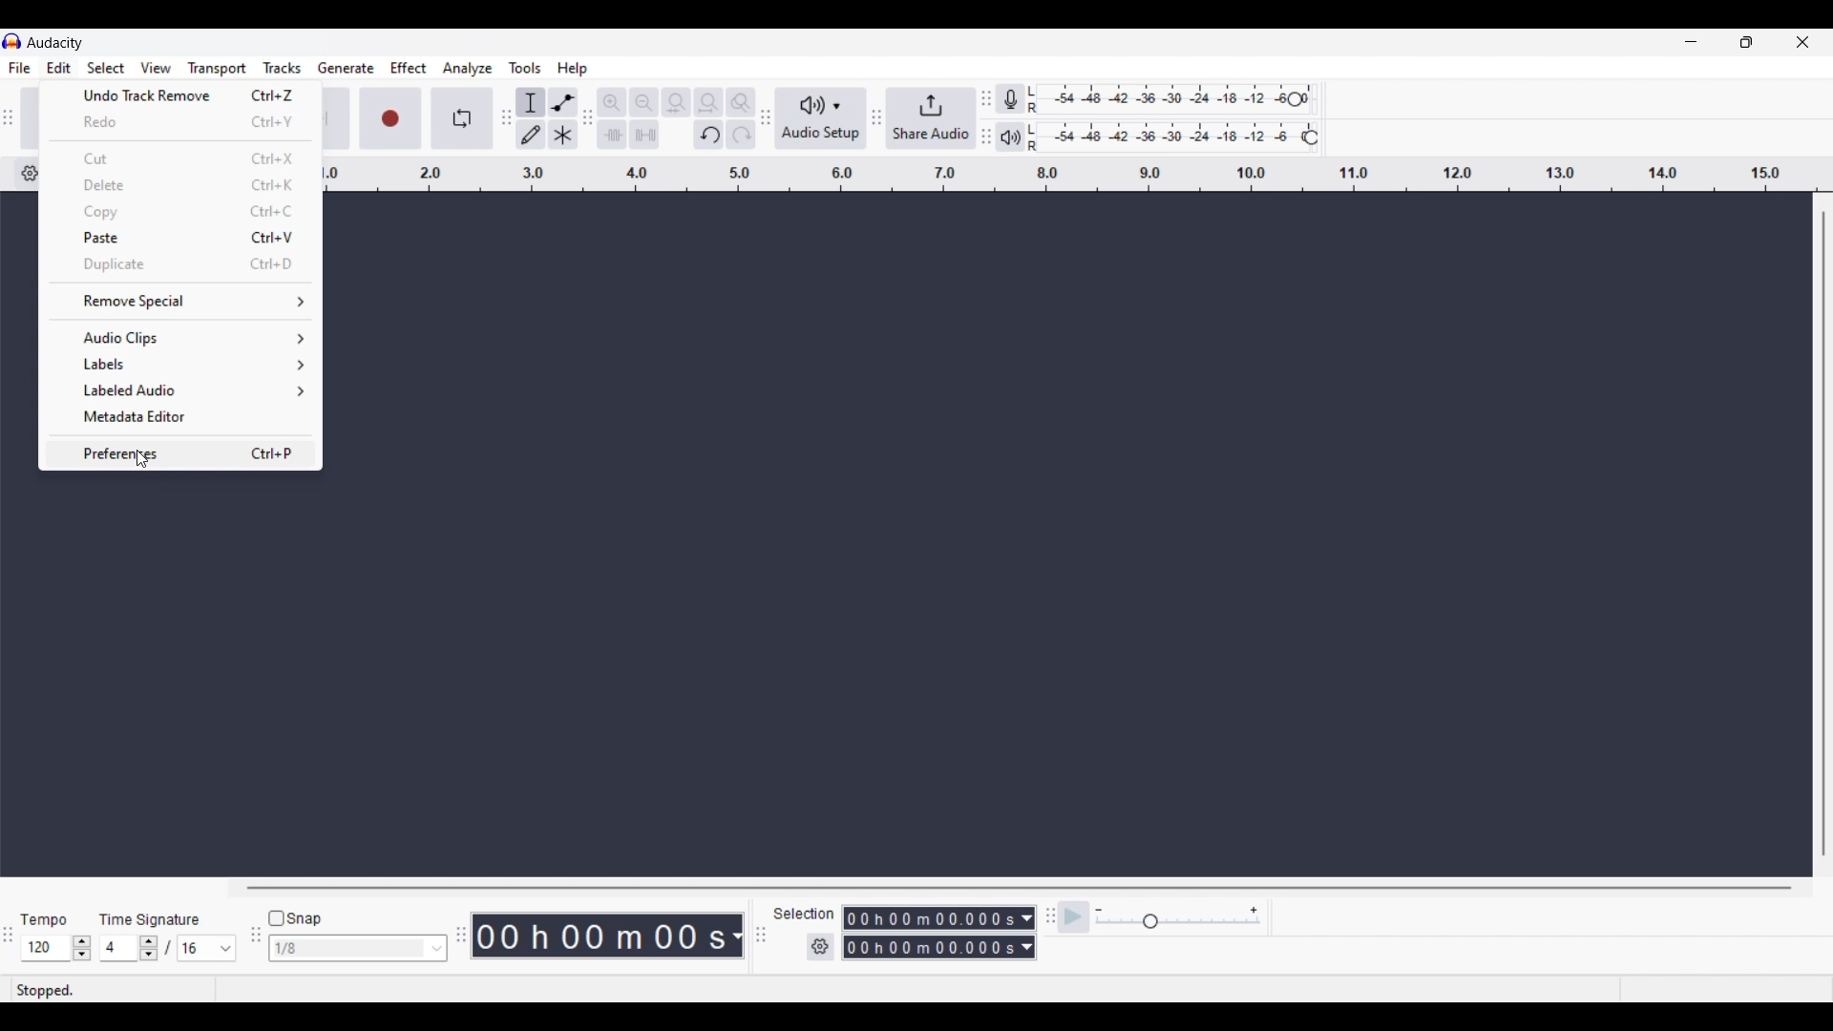 The image size is (1833, 1031). I want to click on Show interface in a smaller tab, so click(1746, 42).